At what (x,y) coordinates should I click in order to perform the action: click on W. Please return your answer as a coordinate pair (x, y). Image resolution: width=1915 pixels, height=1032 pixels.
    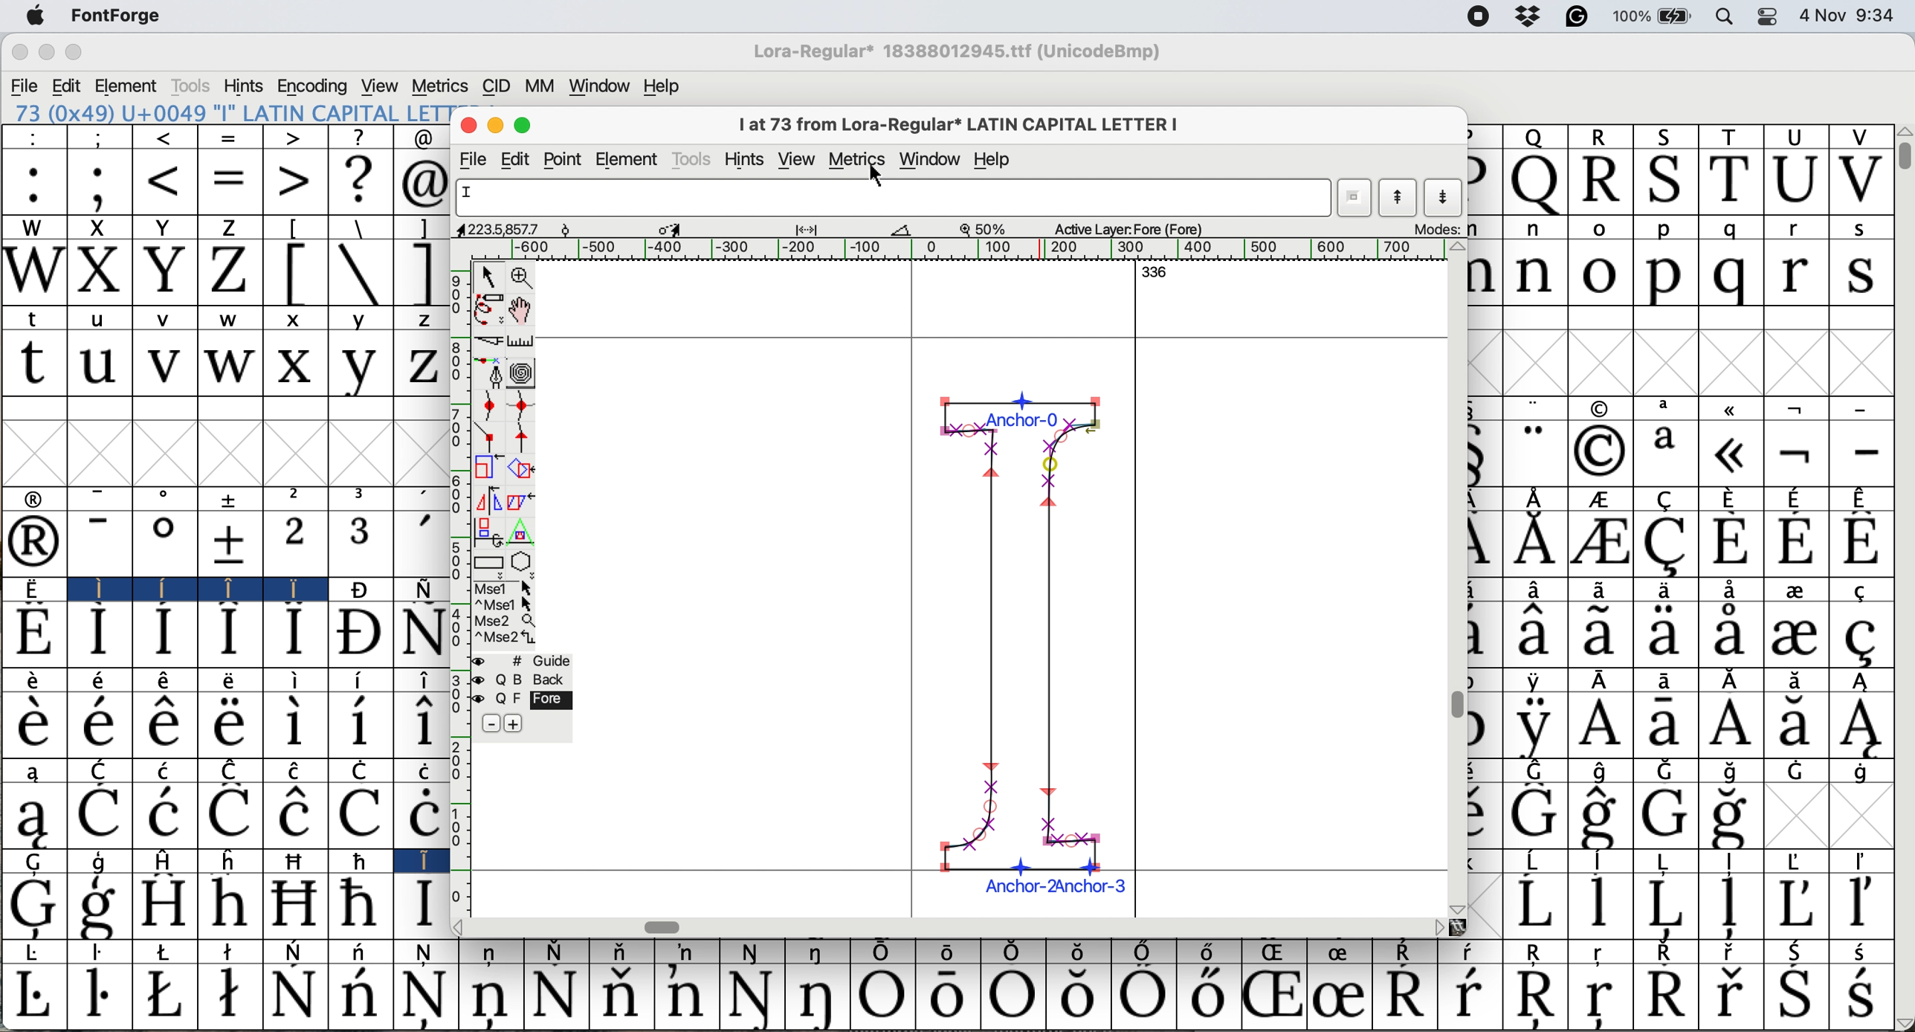
    Looking at the image, I should click on (33, 274).